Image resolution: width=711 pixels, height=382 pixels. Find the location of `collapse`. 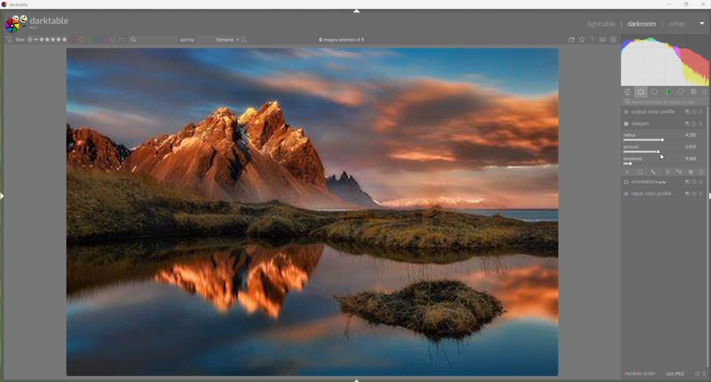

collapse is located at coordinates (570, 40).